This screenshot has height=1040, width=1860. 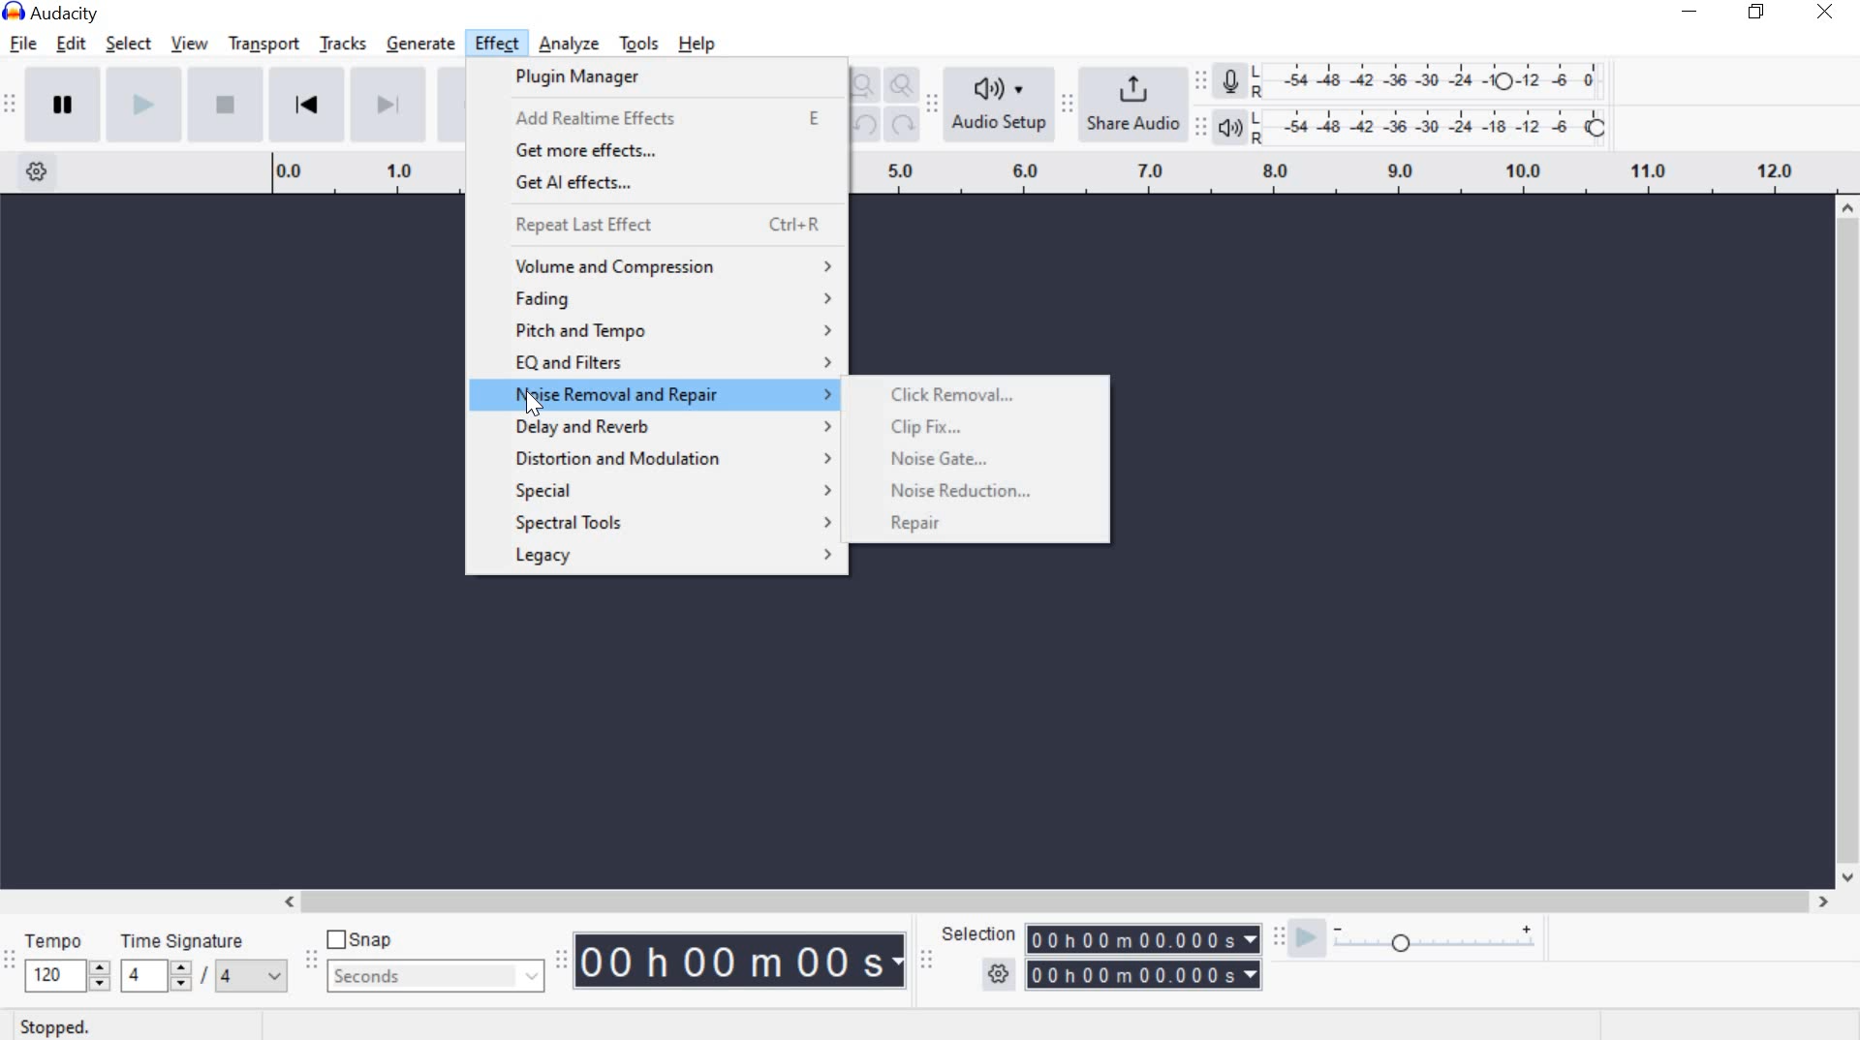 What do you see at coordinates (668, 459) in the screenshot?
I see `distortion and modulation` at bounding box center [668, 459].